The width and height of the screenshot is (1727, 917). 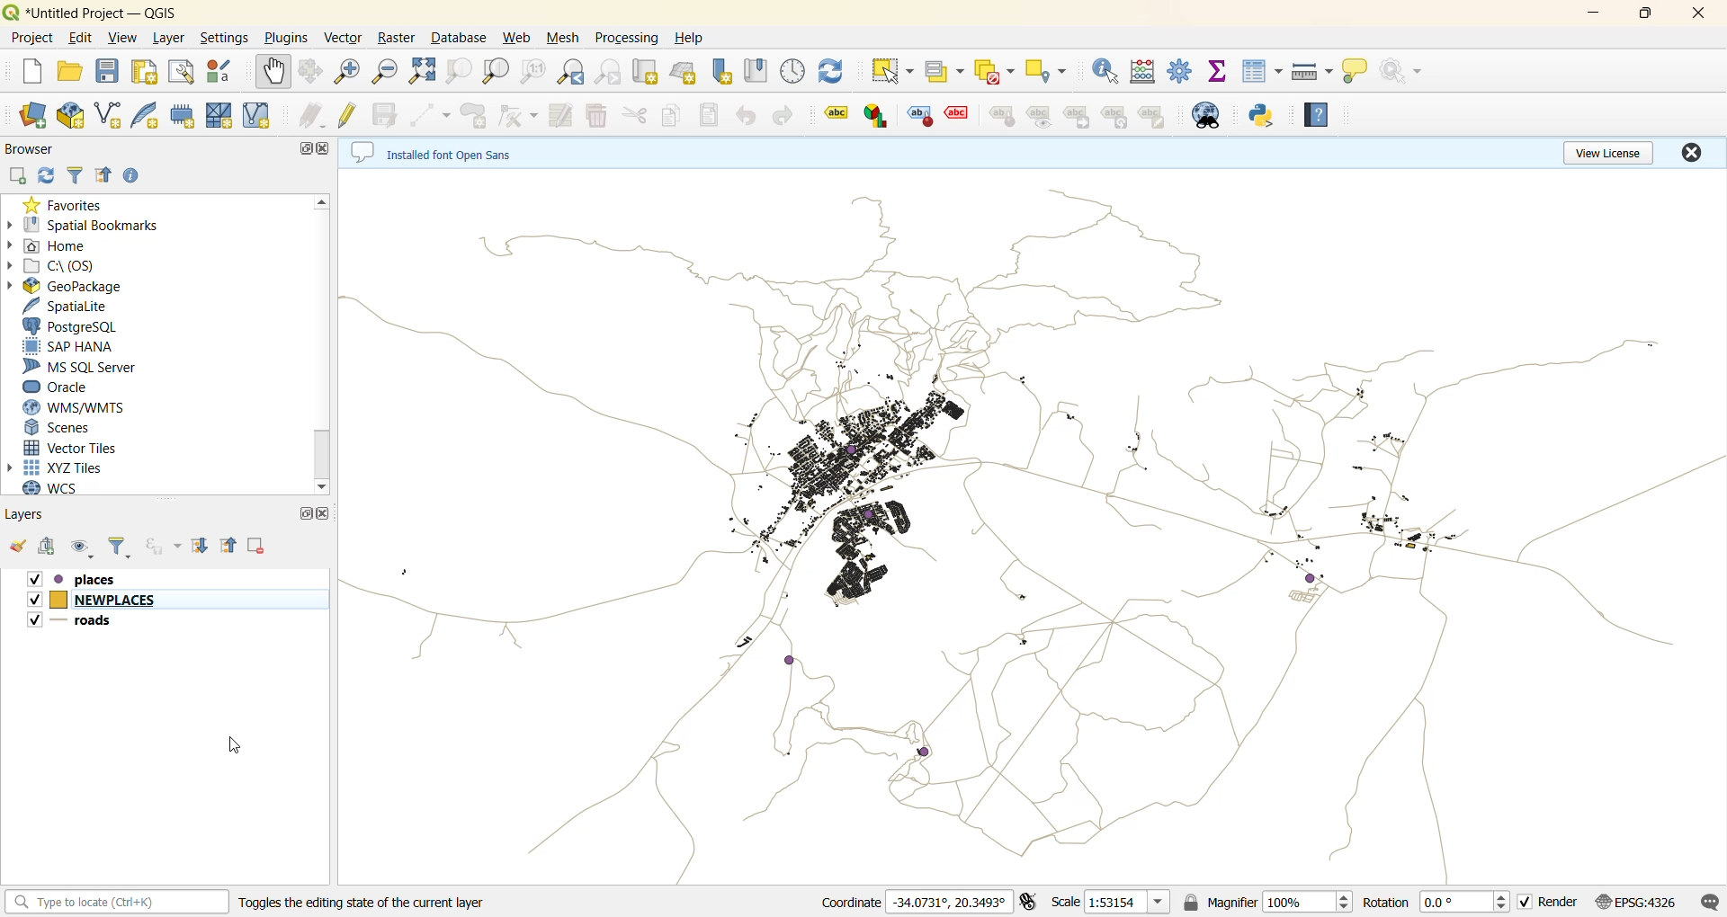 What do you see at coordinates (19, 175) in the screenshot?
I see `add` at bounding box center [19, 175].